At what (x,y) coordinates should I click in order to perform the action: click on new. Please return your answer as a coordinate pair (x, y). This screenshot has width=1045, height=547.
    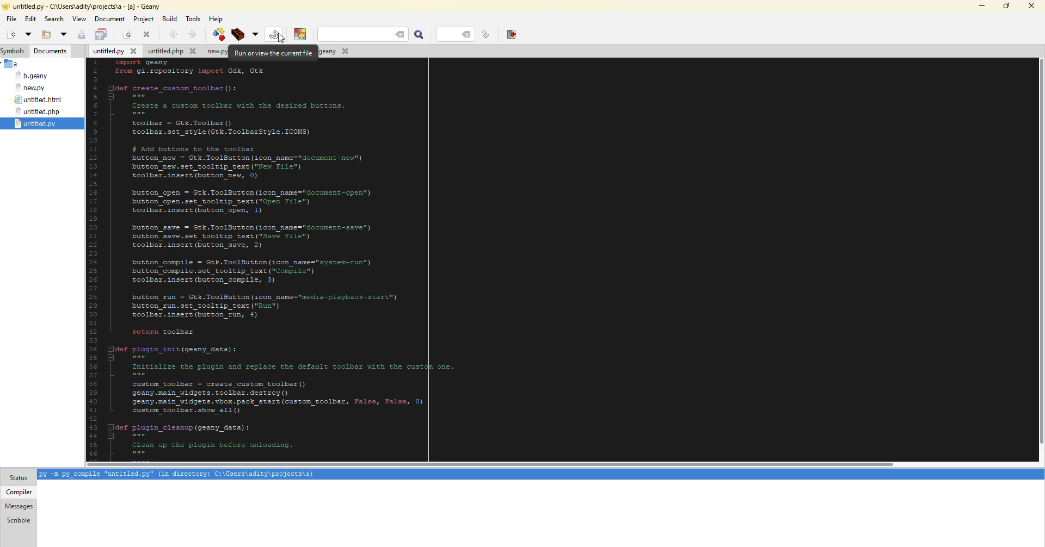
    Looking at the image, I should click on (10, 34).